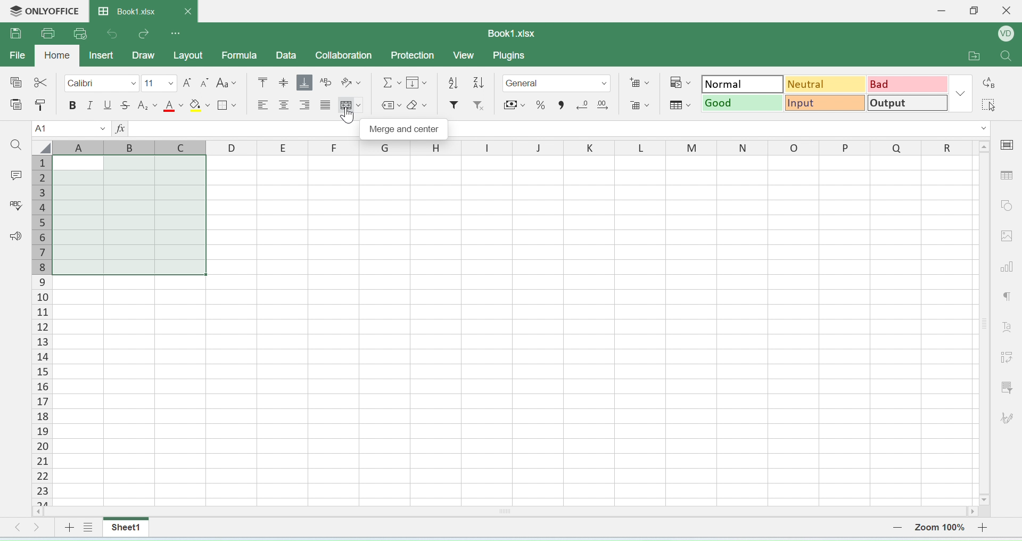 The height and width of the screenshot is (541, 1022). Describe the element at coordinates (40, 331) in the screenshot. I see `columns number` at that location.